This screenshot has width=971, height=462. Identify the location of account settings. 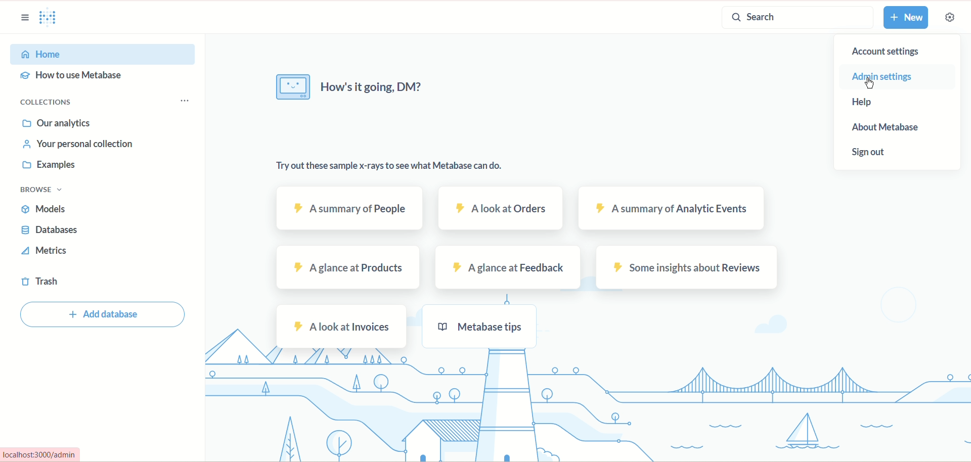
(885, 53).